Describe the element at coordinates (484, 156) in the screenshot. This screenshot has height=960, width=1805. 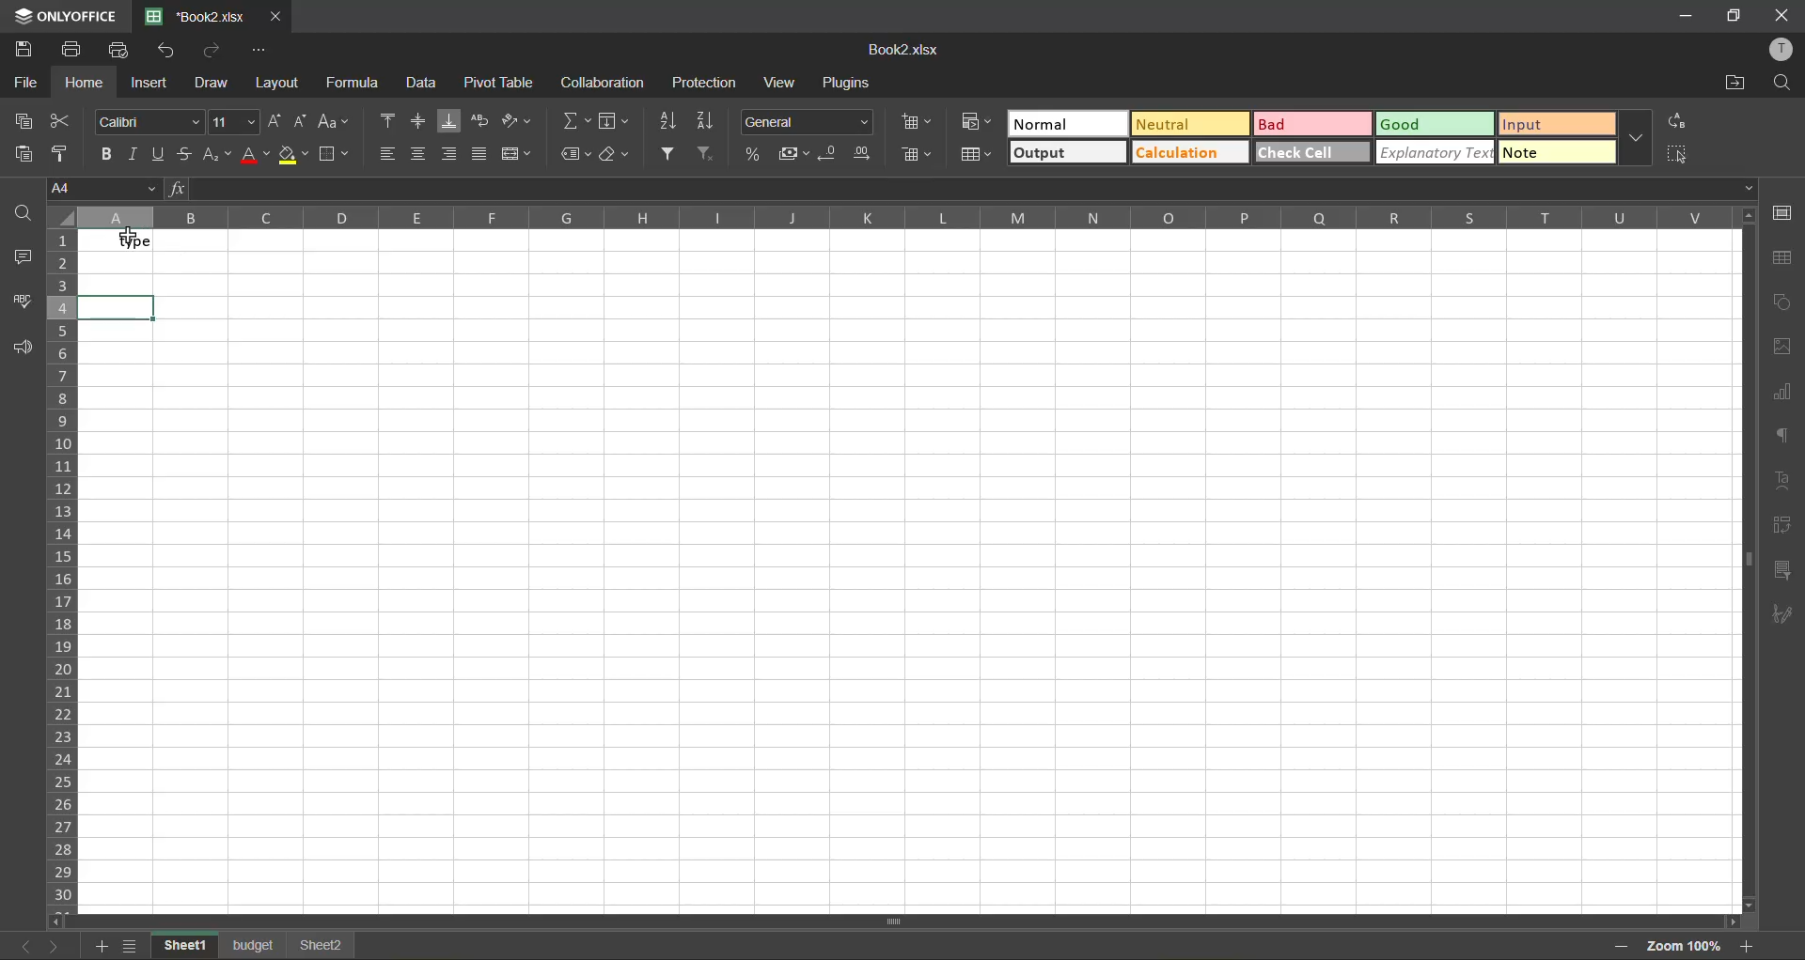
I see `justified` at that location.